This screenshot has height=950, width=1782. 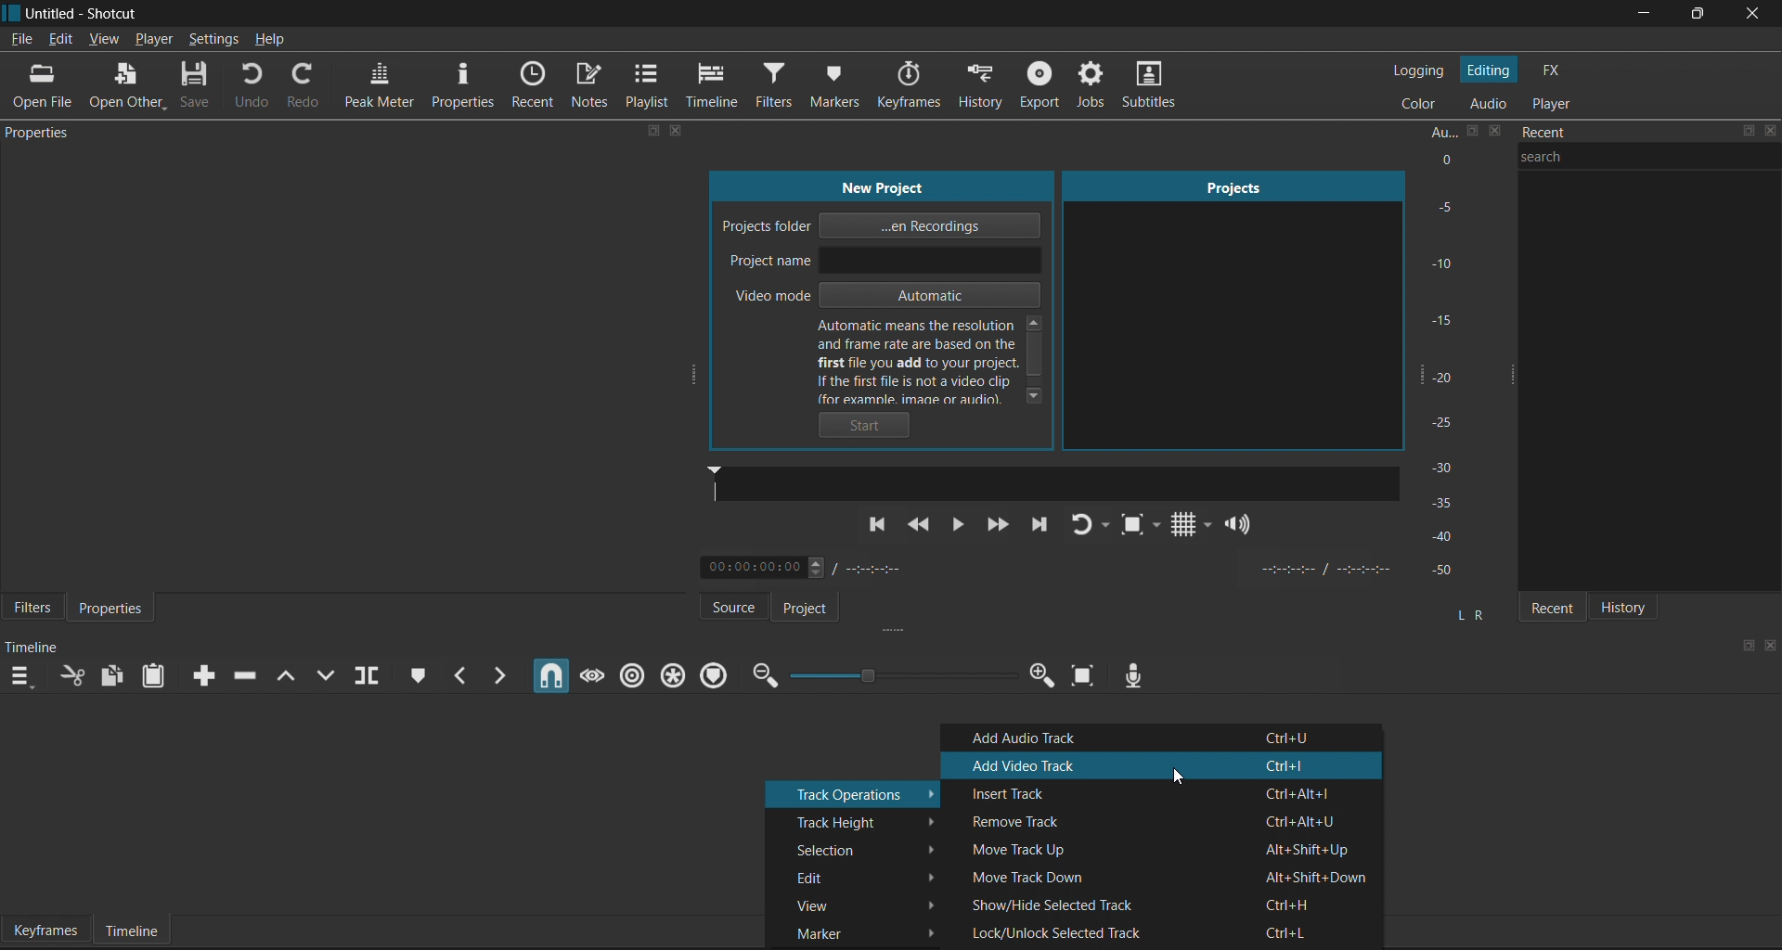 I want to click on Ripple delete, so click(x=250, y=672).